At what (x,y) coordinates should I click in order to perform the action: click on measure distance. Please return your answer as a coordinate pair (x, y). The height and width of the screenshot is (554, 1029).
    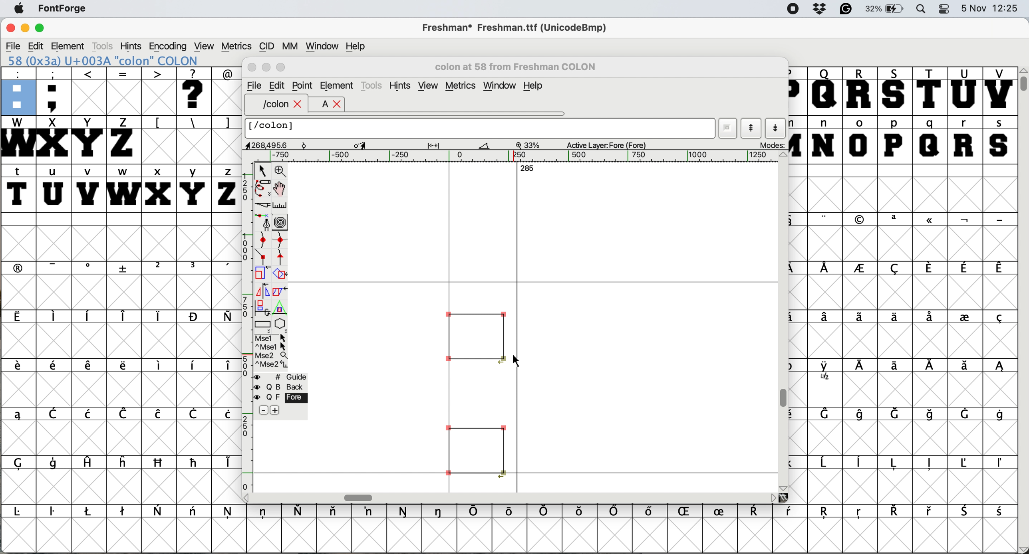
    Looking at the image, I should click on (280, 204).